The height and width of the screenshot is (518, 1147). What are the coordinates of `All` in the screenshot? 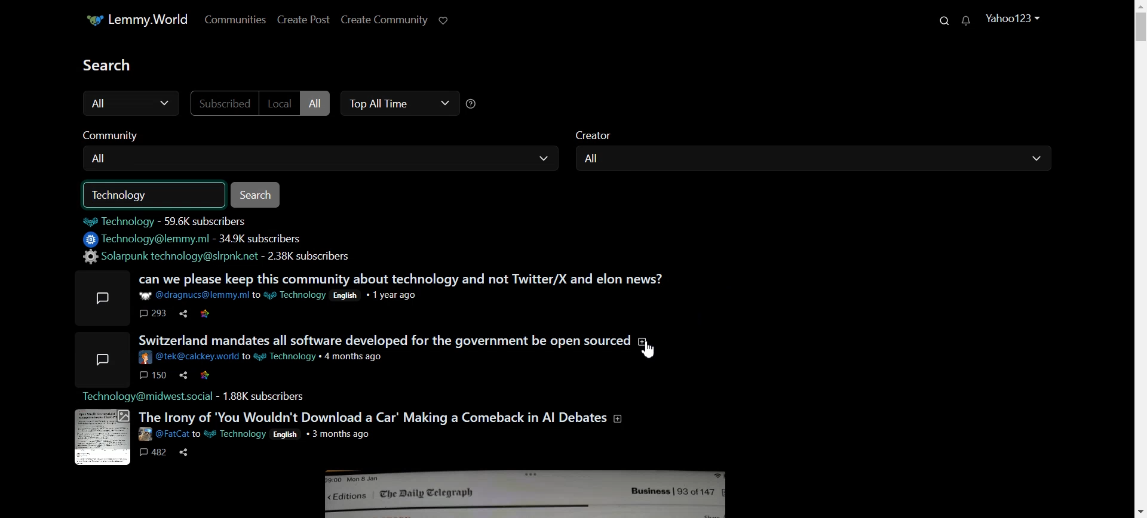 It's located at (326, 158).